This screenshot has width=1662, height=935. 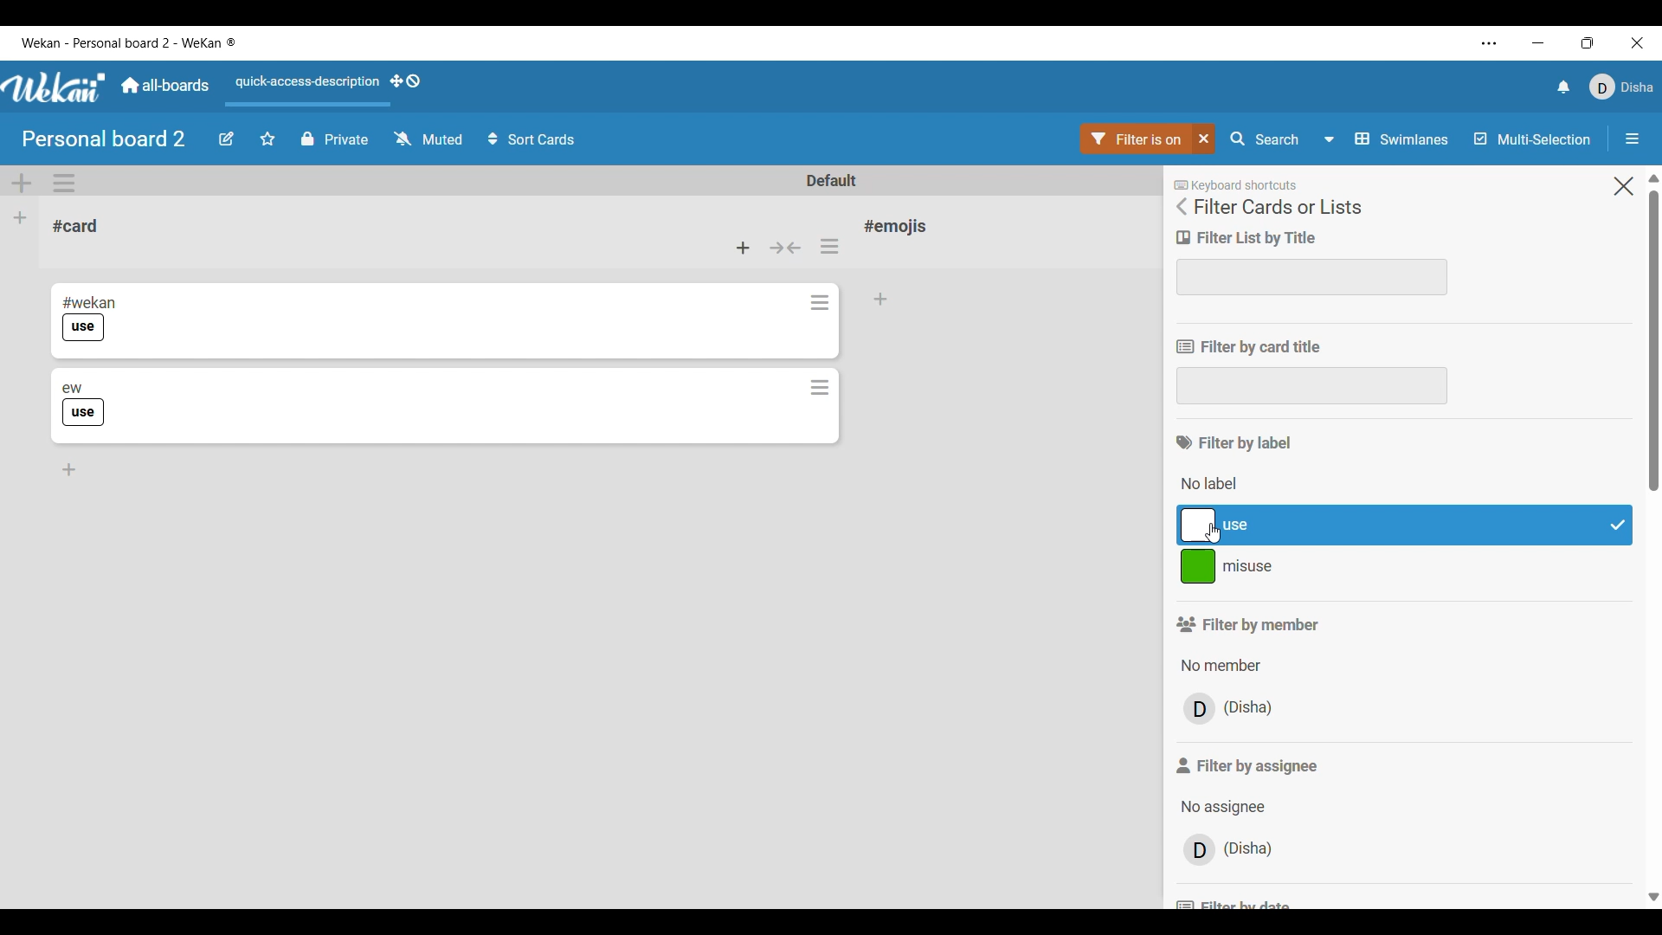 I want to click on Go to common dashboard, so click(x=165, y=85).